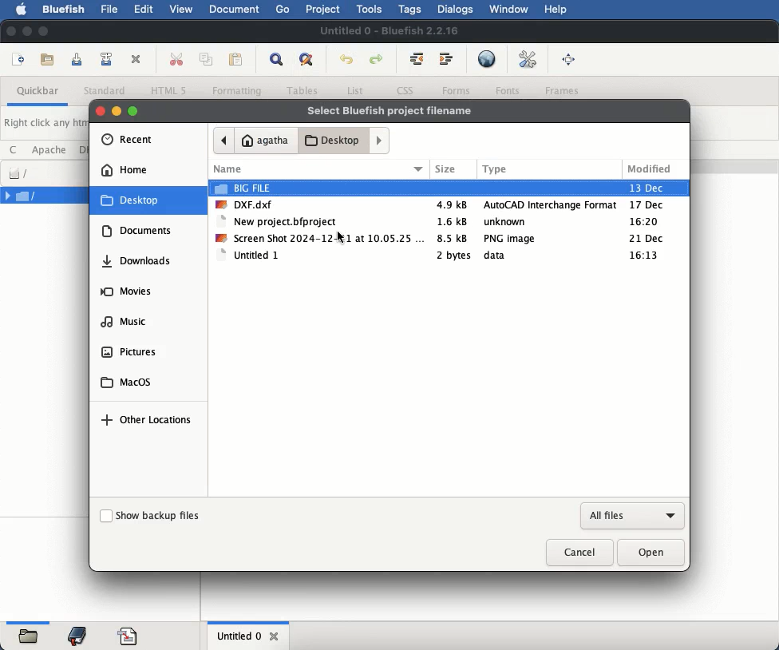  What do you see at coordinates (556, 10) in the screenshot?
I see `help` at bounding box center [556, 10].